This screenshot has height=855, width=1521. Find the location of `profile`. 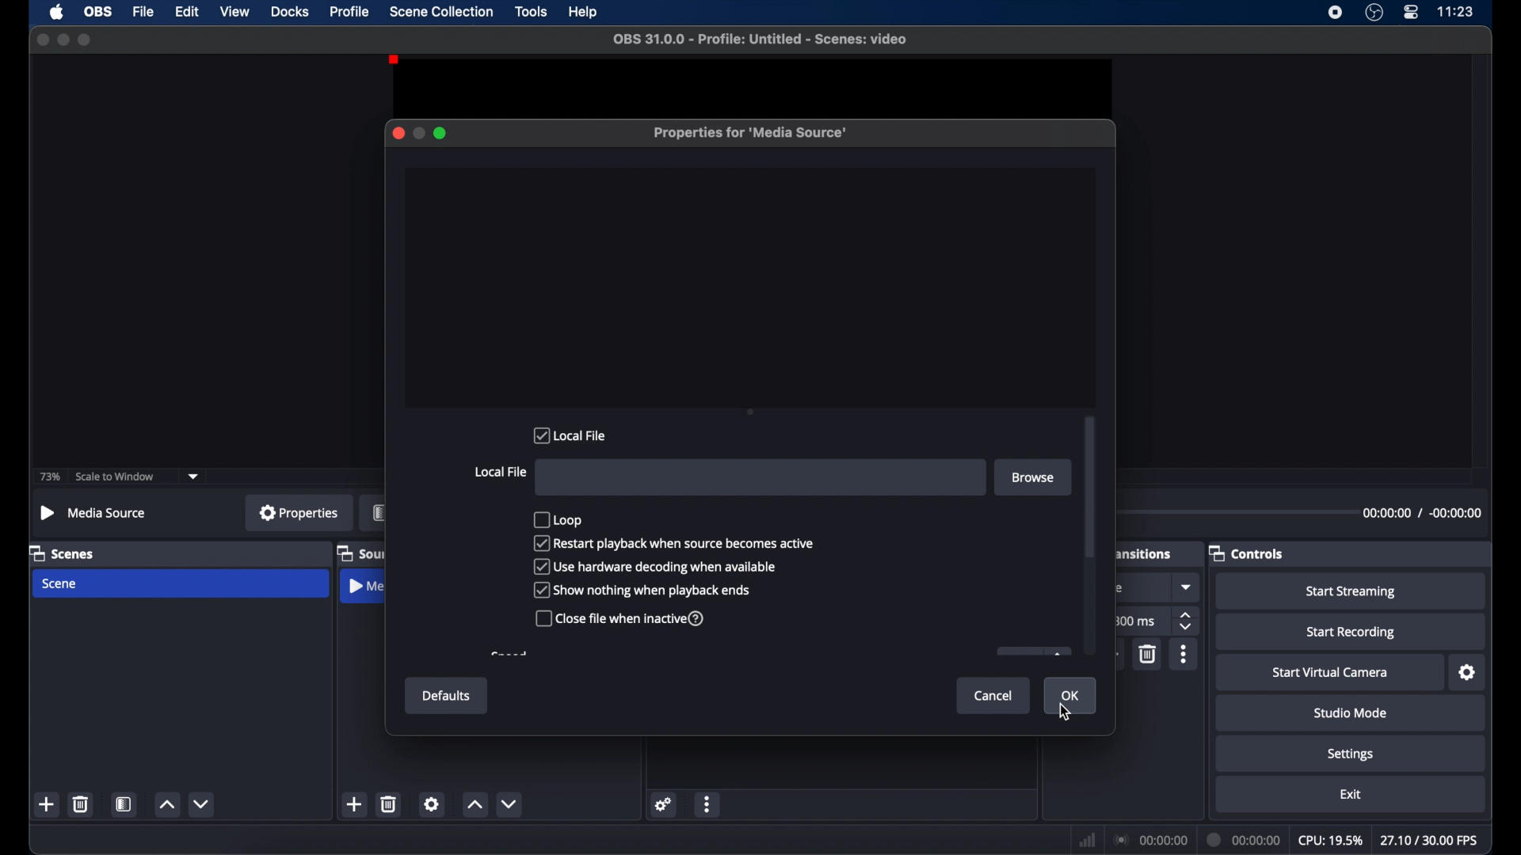

profile is located at coordinates (351, 11).